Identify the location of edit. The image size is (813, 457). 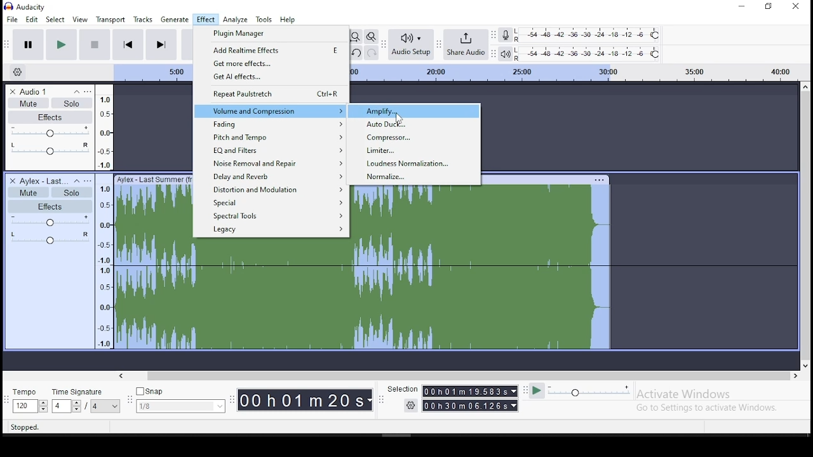
(32, 20).